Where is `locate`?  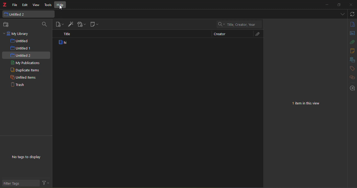 locate is located at coordinates (352, 88).